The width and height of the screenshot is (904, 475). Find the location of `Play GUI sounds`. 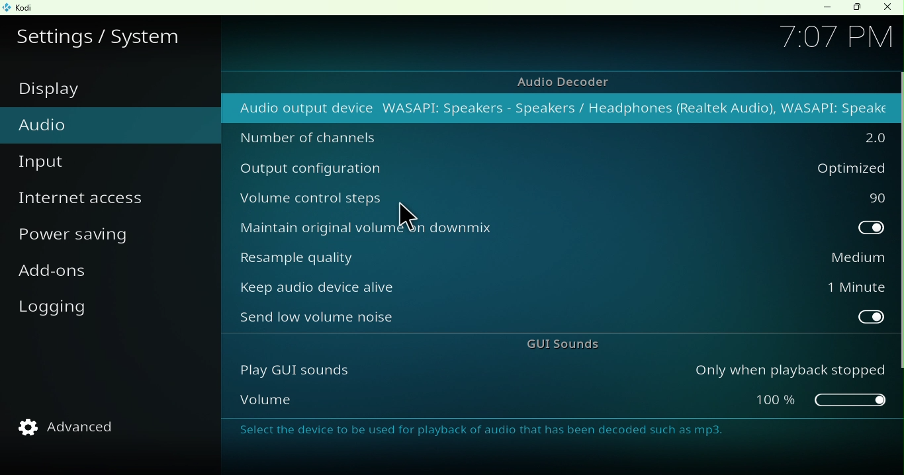

Play GUI sounds is located at coordinates (459, 372).